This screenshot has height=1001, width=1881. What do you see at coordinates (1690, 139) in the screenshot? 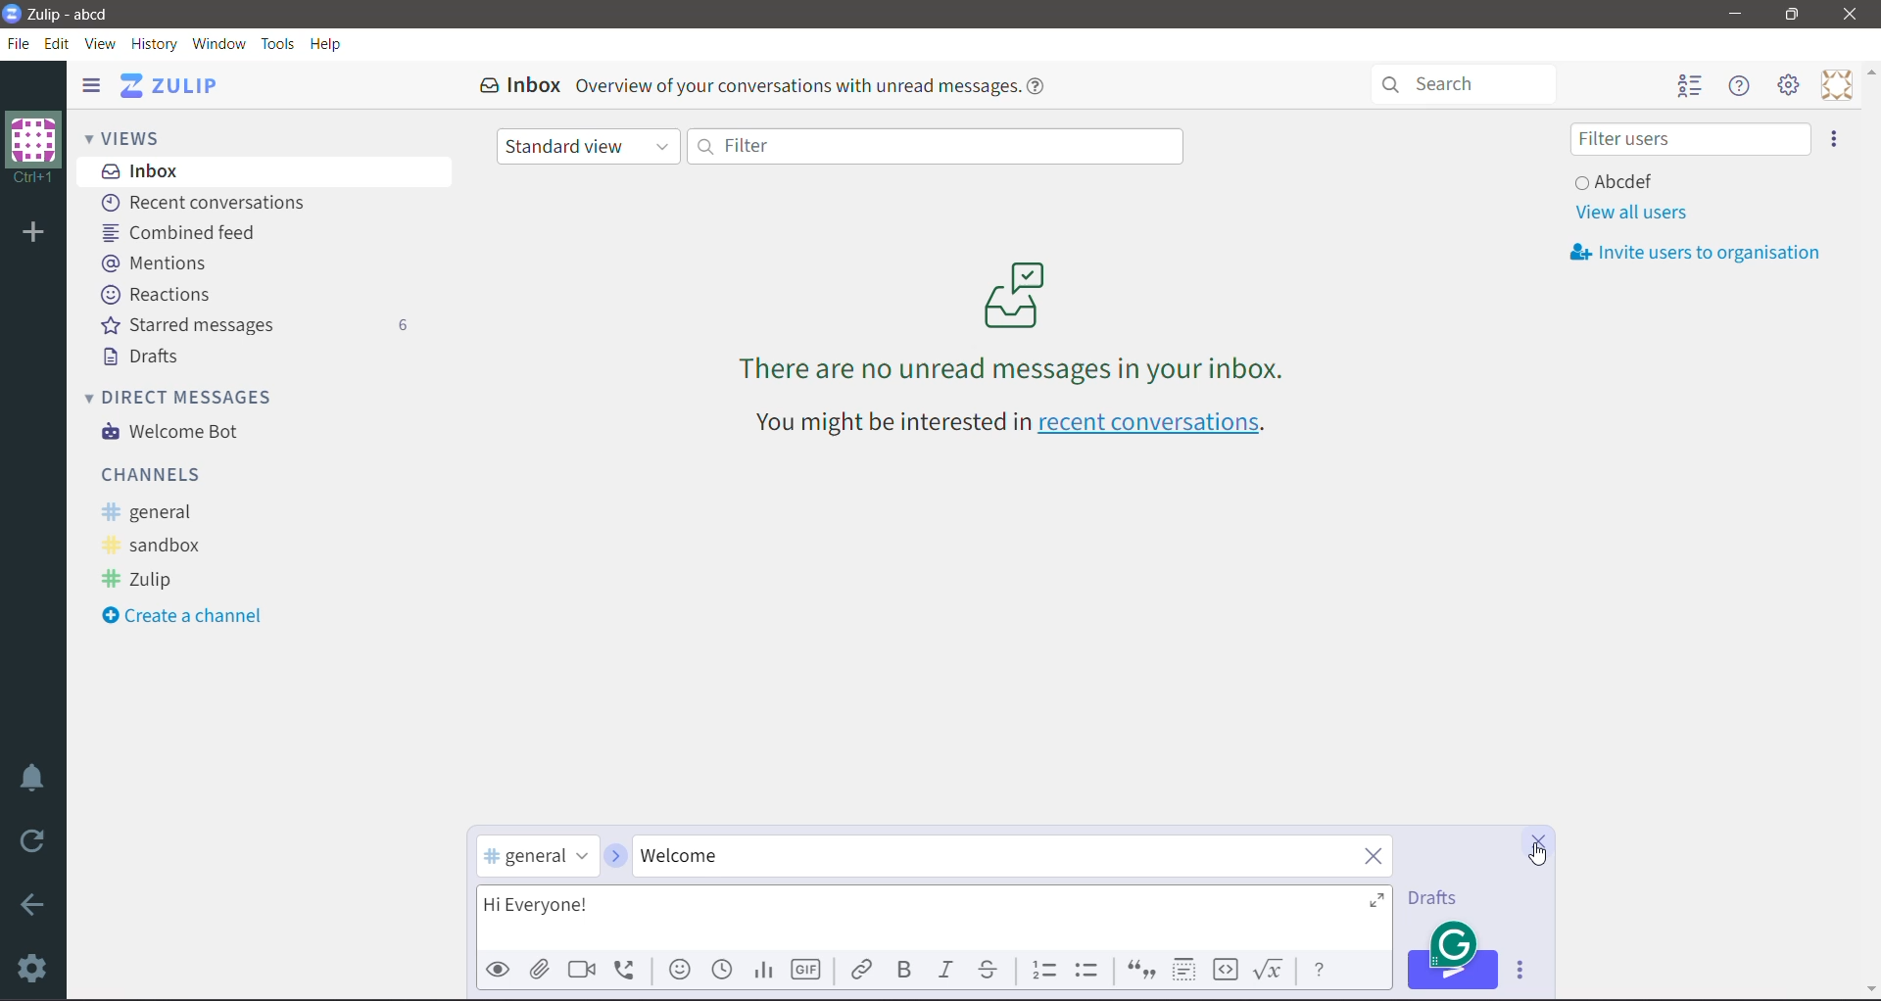
I see `Filter users` at bounding box center [1690, 139].